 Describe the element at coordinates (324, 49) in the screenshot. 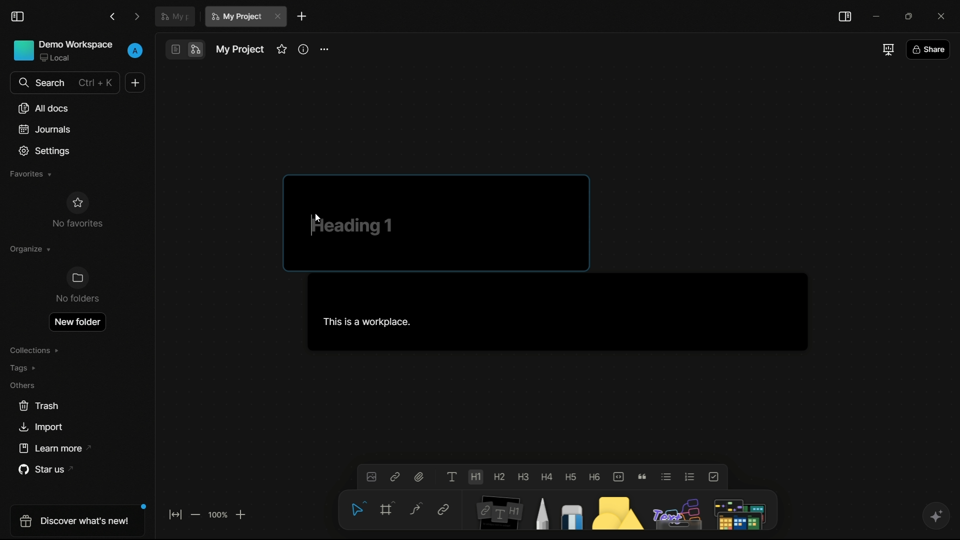

I see `more options` at that location.